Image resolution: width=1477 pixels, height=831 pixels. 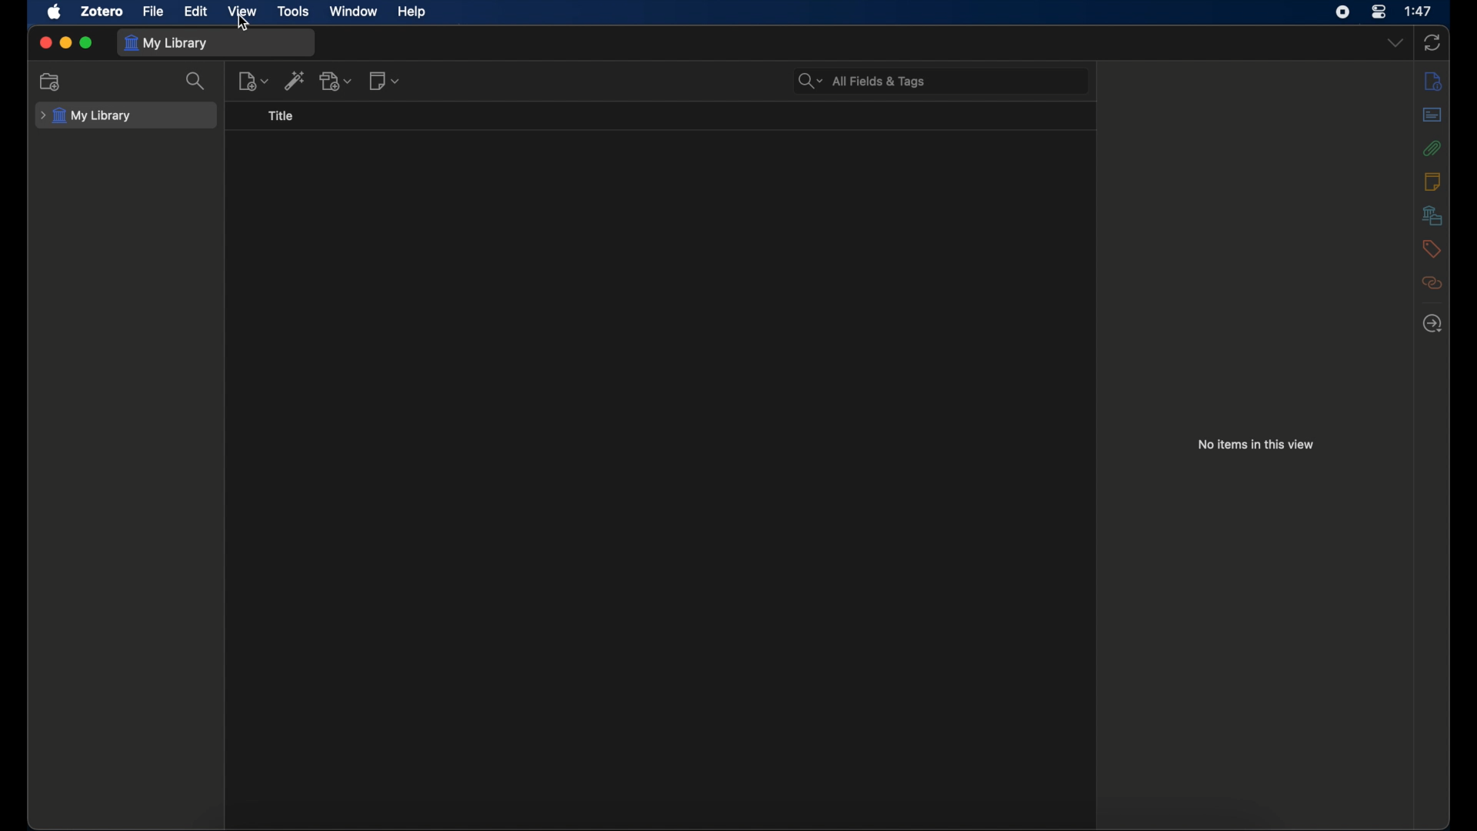 What do you see at coordinates (195, 12) in the screenshot?
I see `edit` at bounding box center [195, 12].